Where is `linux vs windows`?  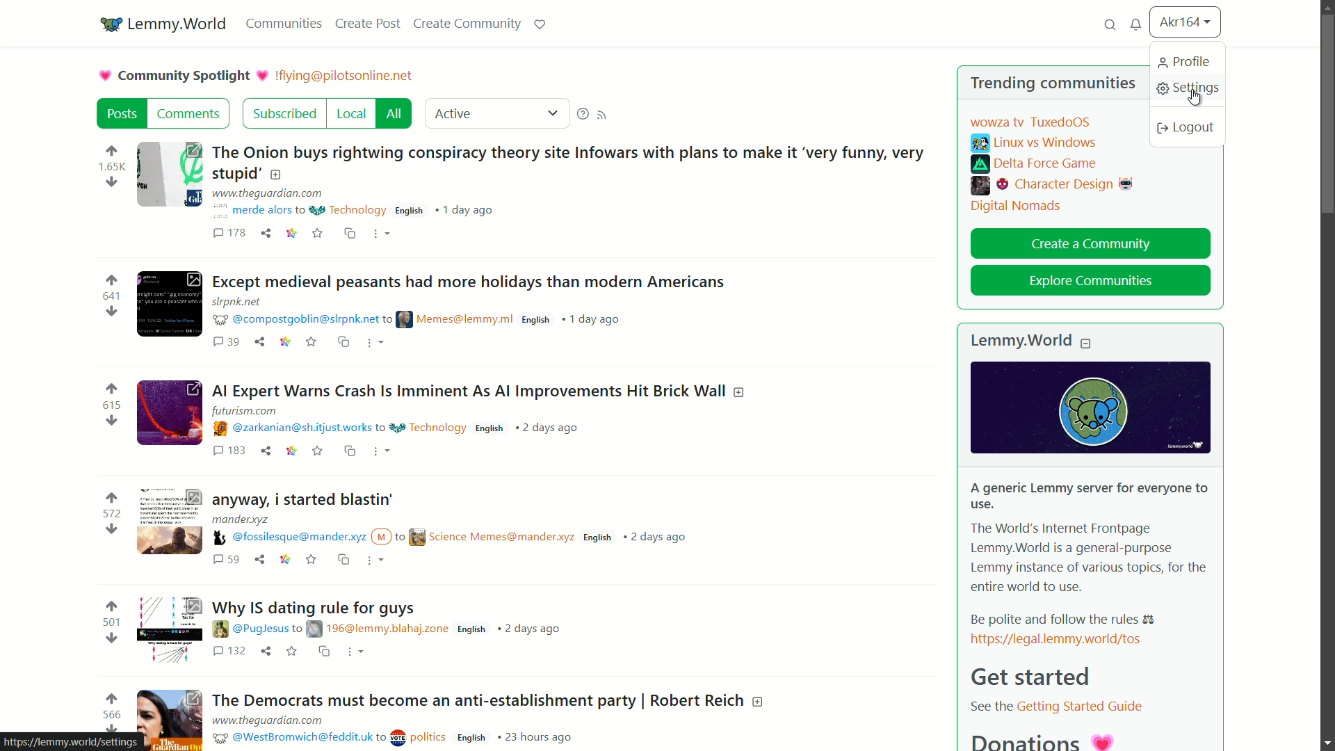 linux vs windows is located at coordinates (1033, 143).